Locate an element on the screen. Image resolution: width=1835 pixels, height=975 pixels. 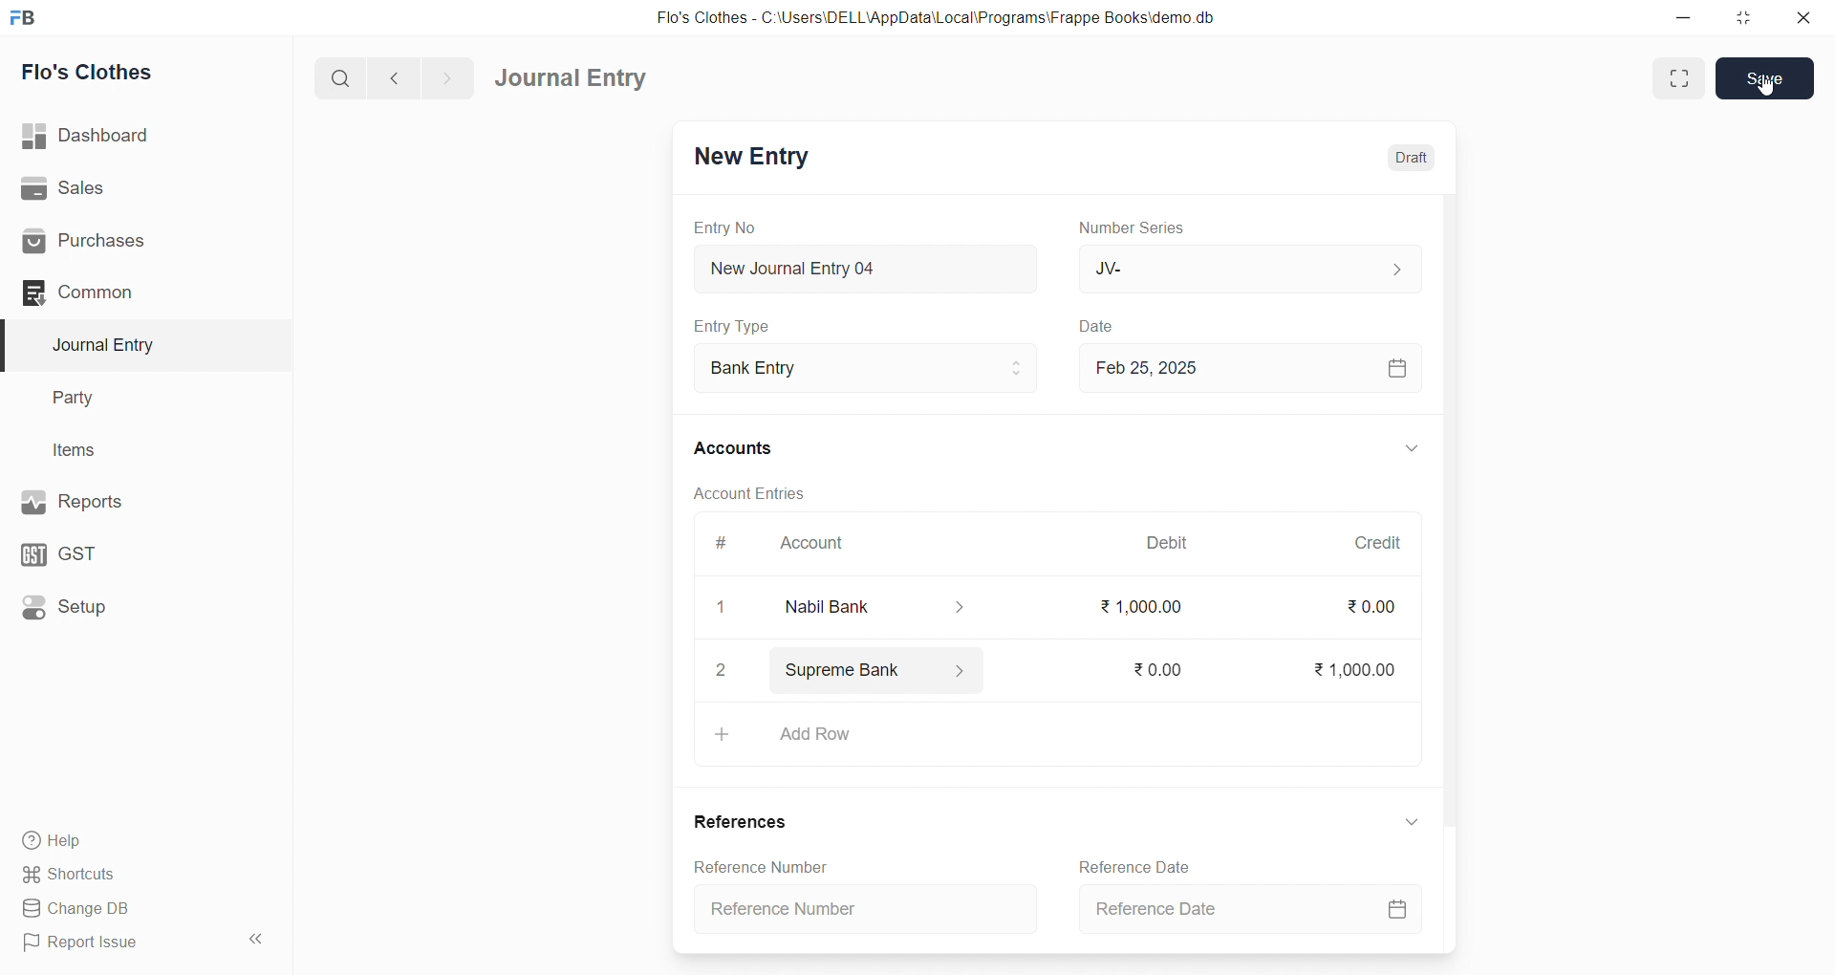
Accounts is located at coordinates (745, 446).